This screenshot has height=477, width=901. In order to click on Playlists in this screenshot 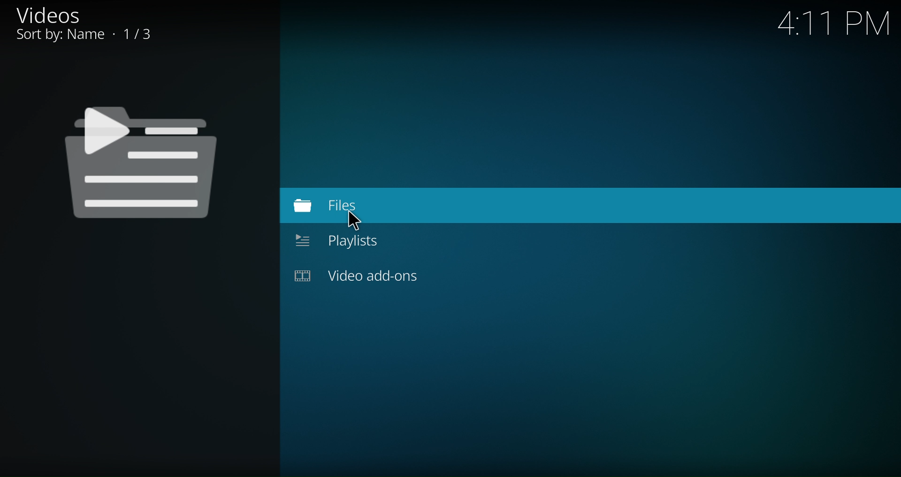, I will do `click(360, 241)`.